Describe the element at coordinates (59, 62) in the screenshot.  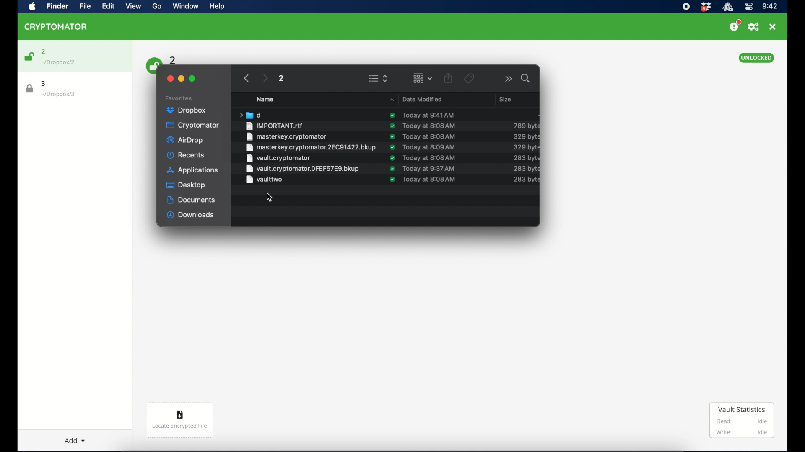
I see `location` at that location.